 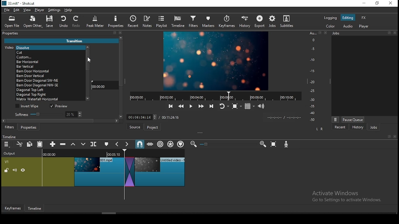 I want to click on Project, so click(x=153, y=127).